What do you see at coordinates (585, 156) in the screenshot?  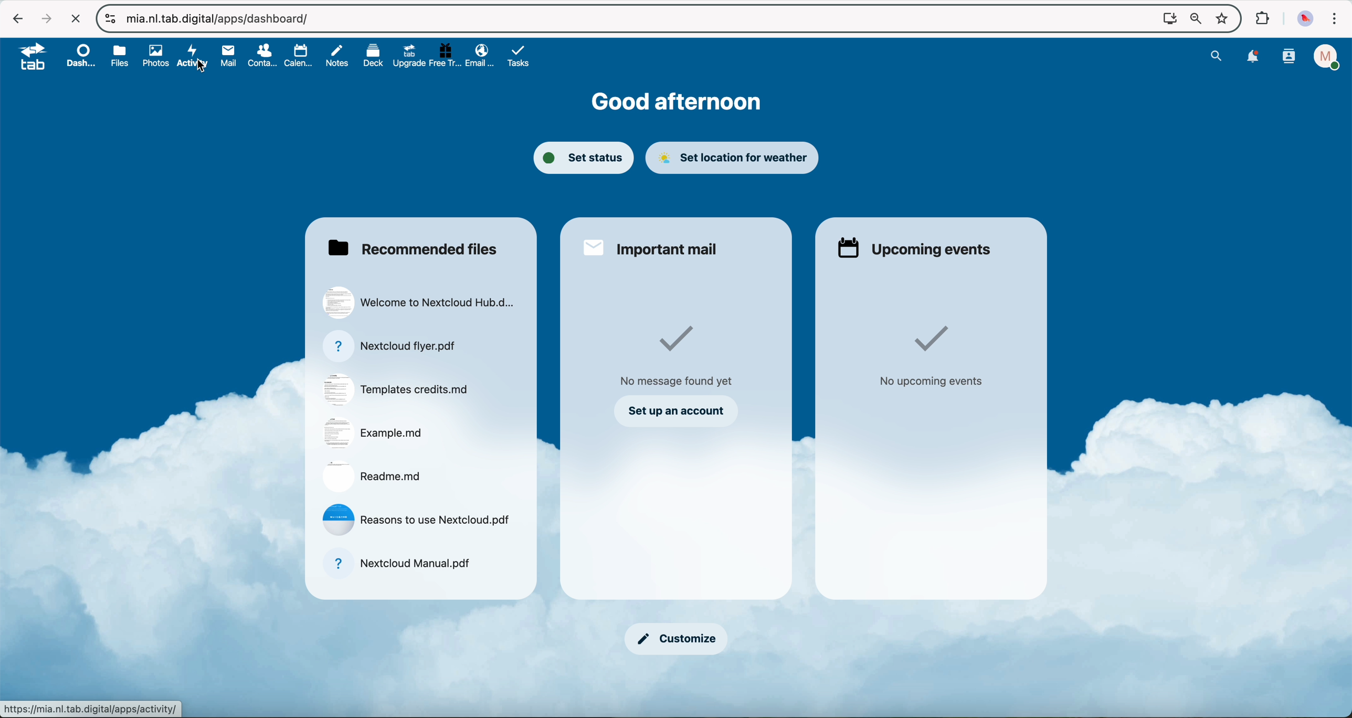 I see `set status` at bounding box center [585, 156].